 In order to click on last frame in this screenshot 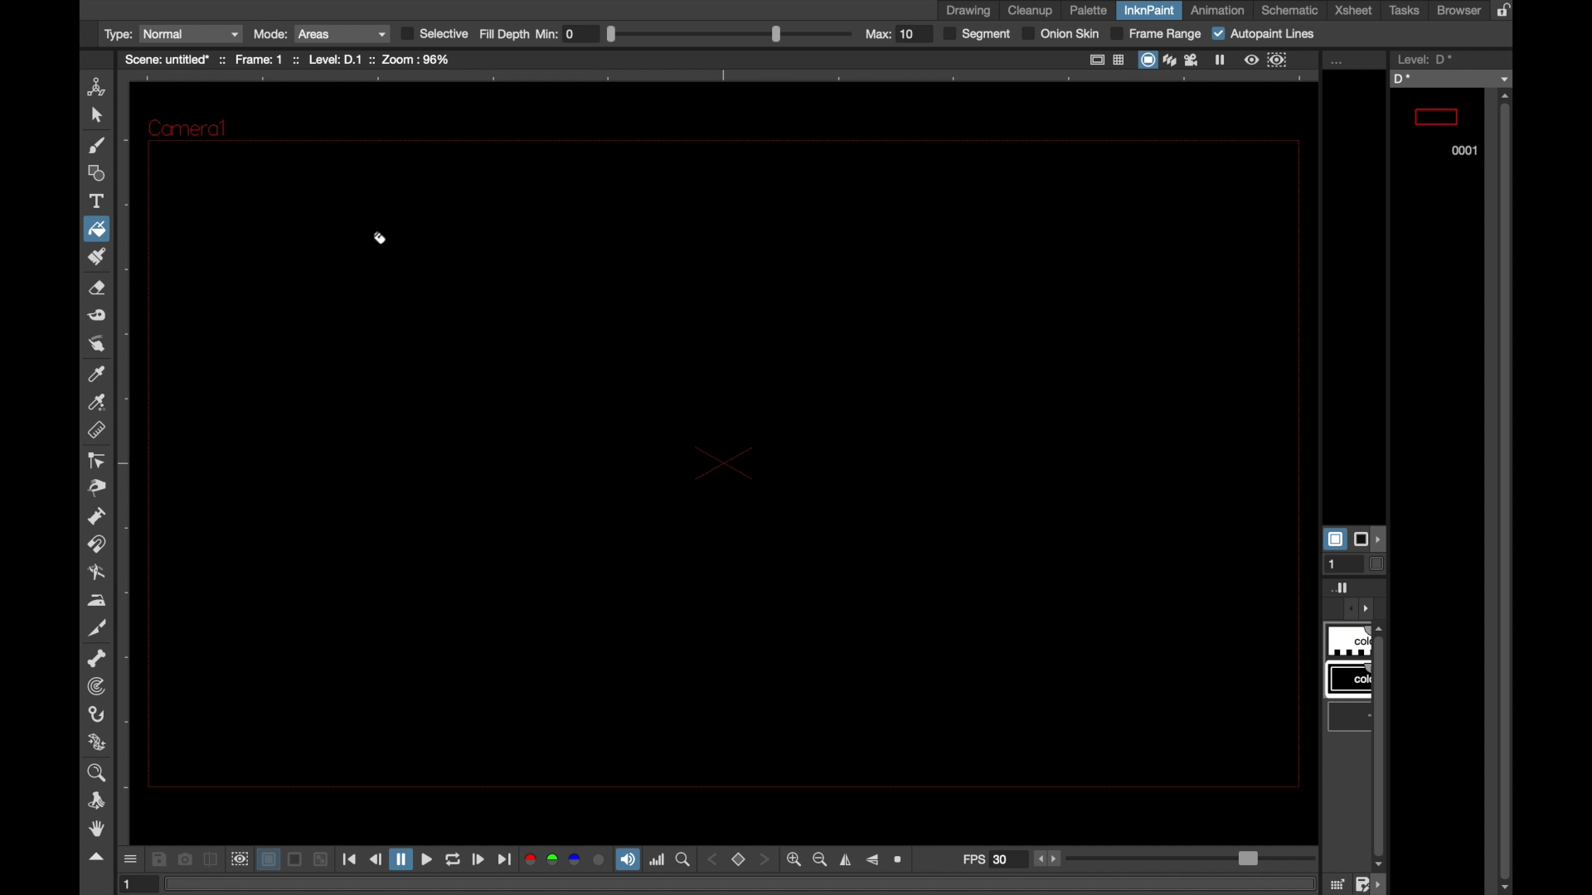, I will do `click(504, 859)`.